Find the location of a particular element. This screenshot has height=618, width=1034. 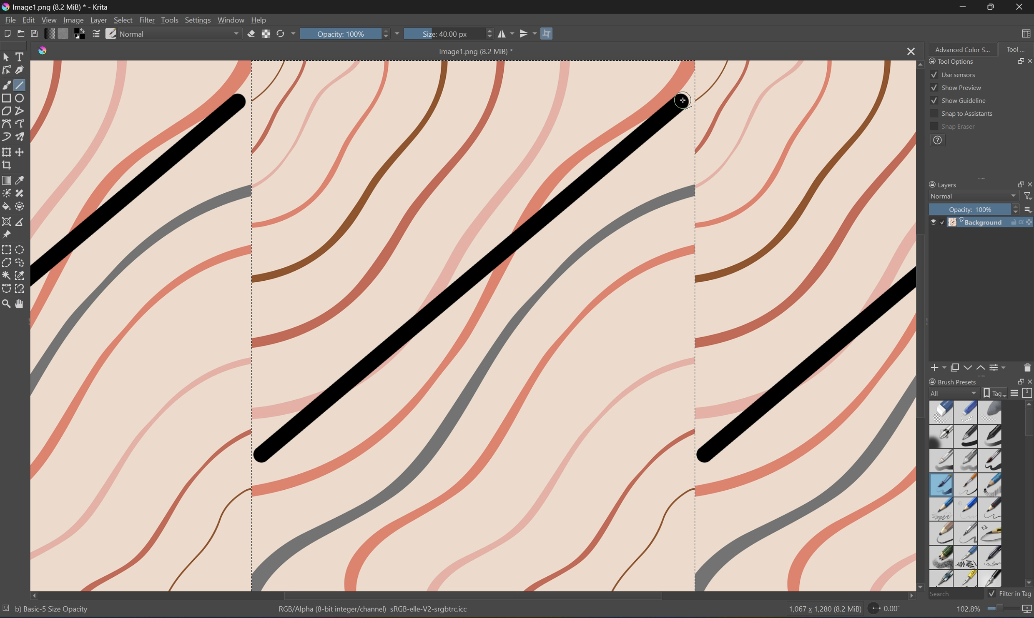

Freehand selection is located at coordinates (21, 263).